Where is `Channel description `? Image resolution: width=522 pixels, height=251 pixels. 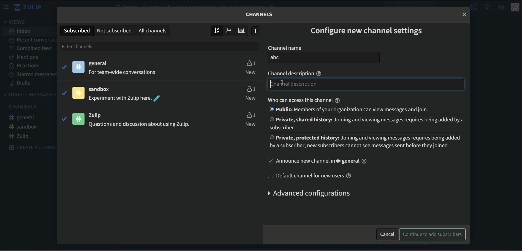
Channel description  is located at coordinates (296, 72).